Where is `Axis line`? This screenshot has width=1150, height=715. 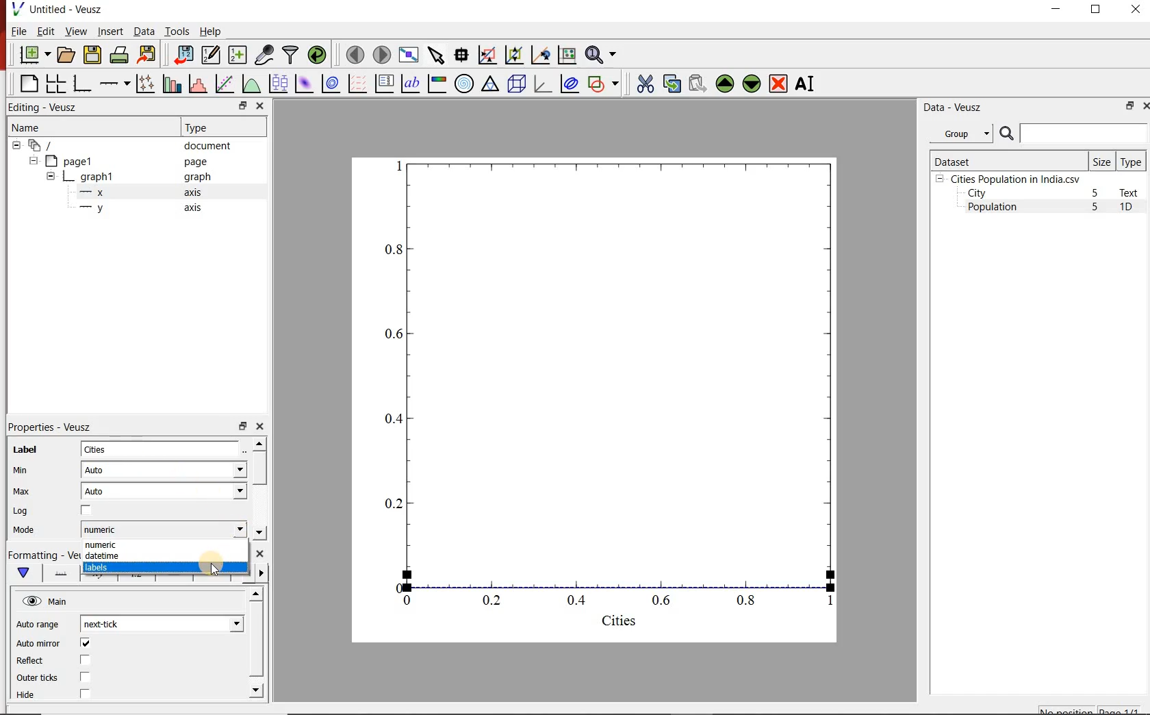
Axis line is located at coordinates (60, 575).